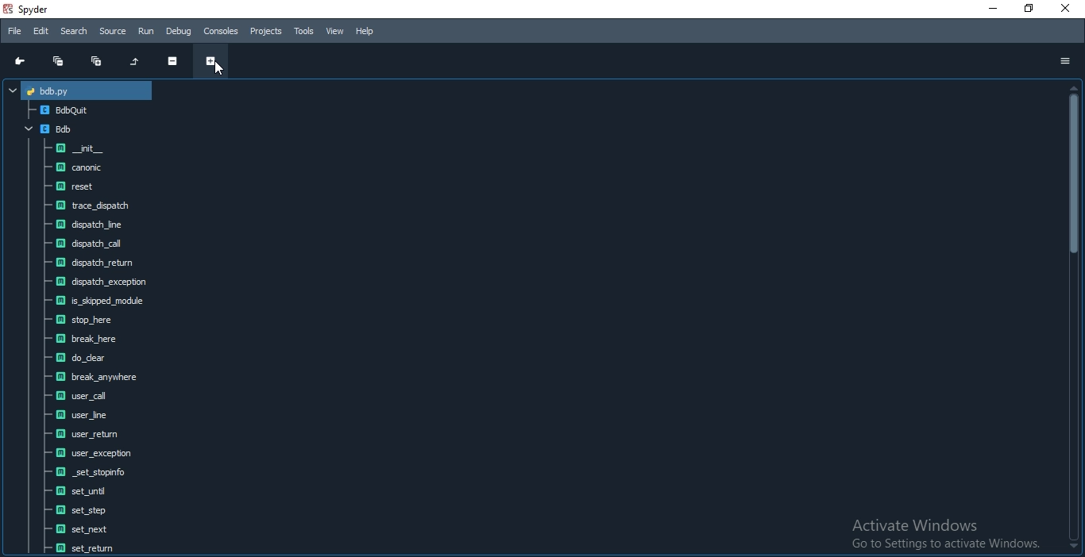 This screenshot has height=557, width=1085. Describe the element at coordinates (1074, 318) in the screenshot. I see `scroll bar` at that location.